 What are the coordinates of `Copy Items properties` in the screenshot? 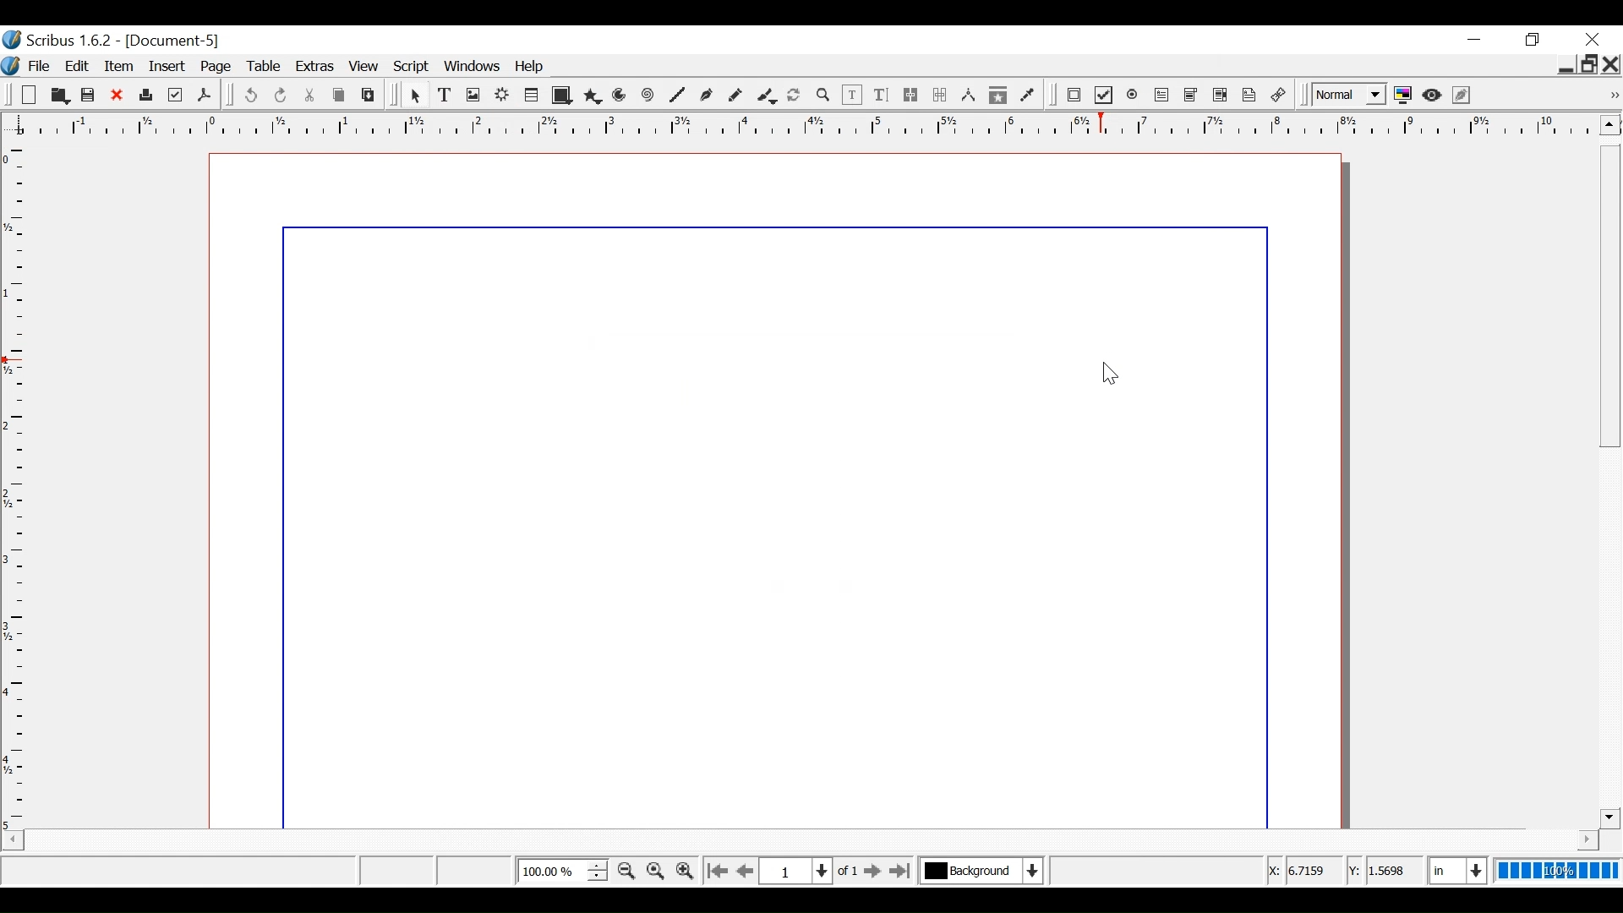 It's located at (997, 96).